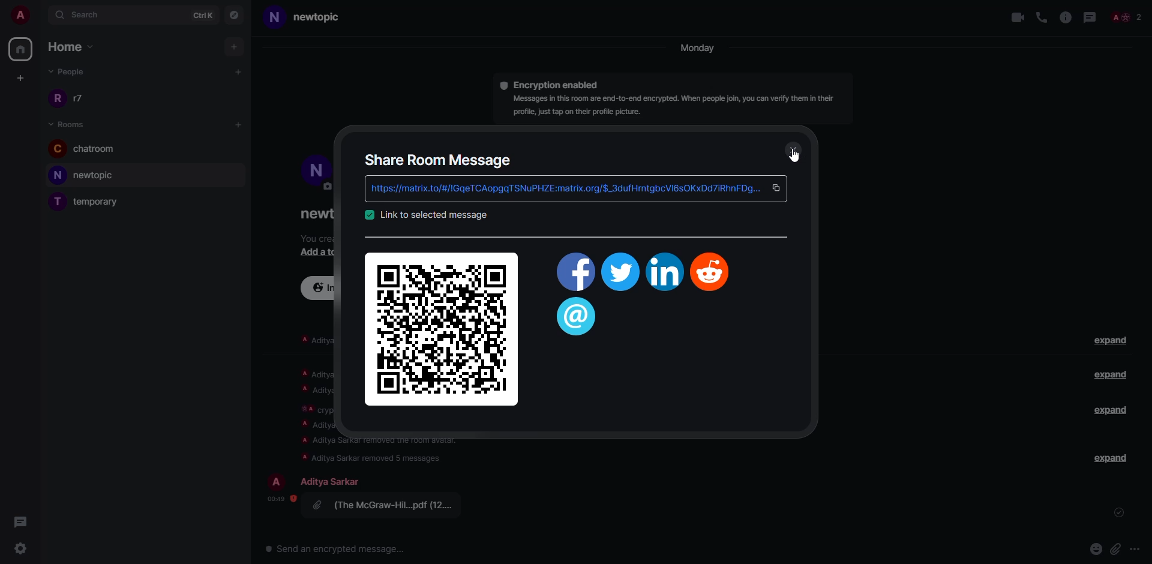 This screenshot has width=1152, height=564. I want to click on encryption enabled, so click(559, 83).